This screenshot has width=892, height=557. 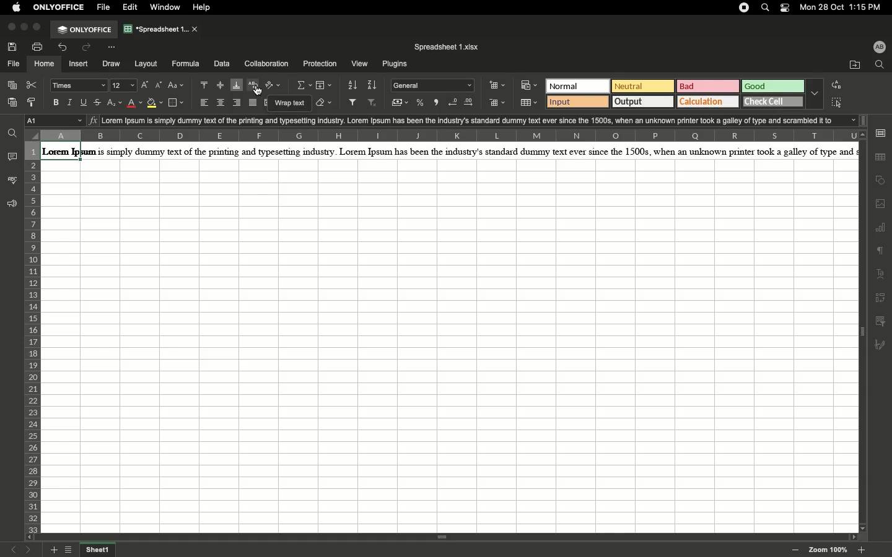 I want to click on Paste, so click(x=13, y=104).